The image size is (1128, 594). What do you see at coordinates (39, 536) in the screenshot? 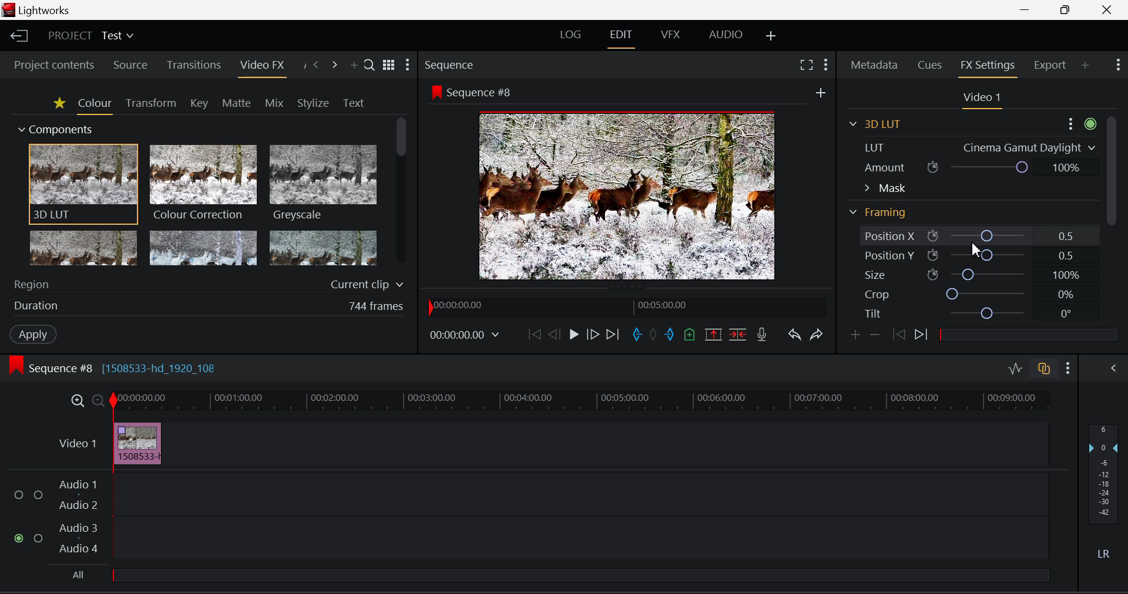
I see `Audio Input Checkbox` at bounding box center [39, 536].